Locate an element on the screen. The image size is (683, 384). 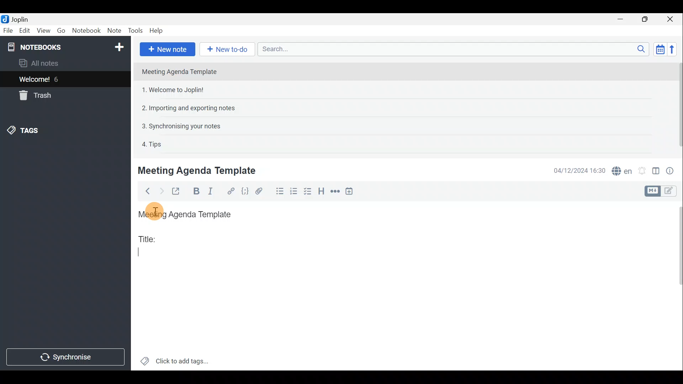
Bulleted list is located at coordinates (279, 191).